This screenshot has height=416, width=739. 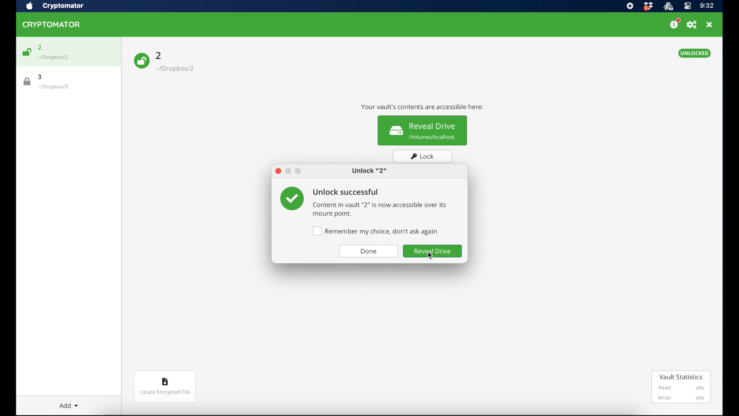 I want to click on close, so click(x=710, y=25).